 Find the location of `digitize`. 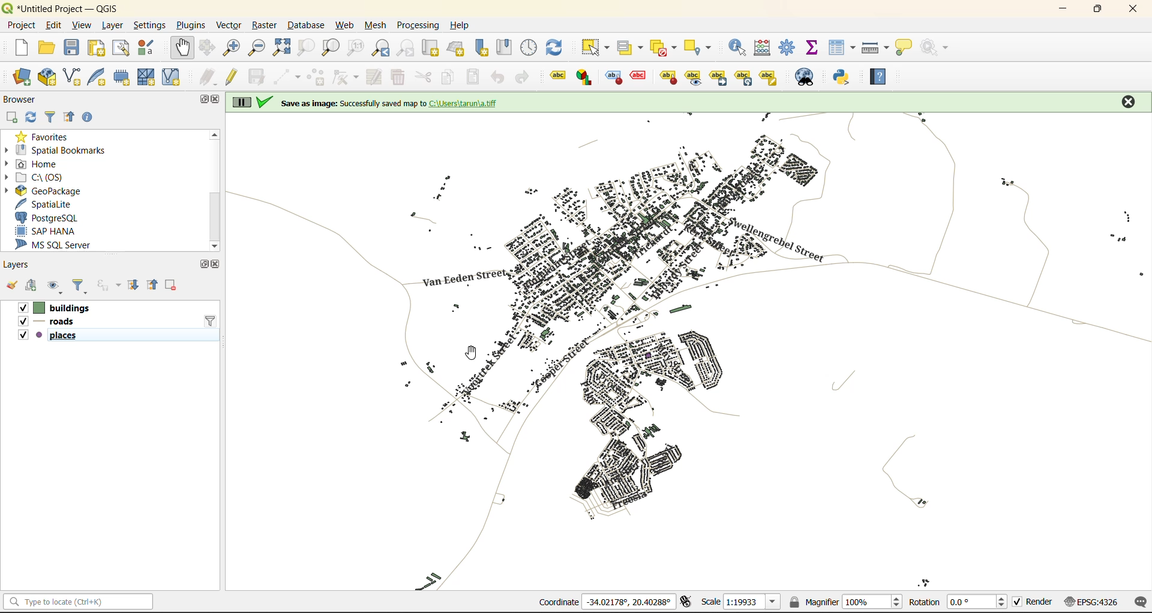

digitize is located at coordinates (284, 76).